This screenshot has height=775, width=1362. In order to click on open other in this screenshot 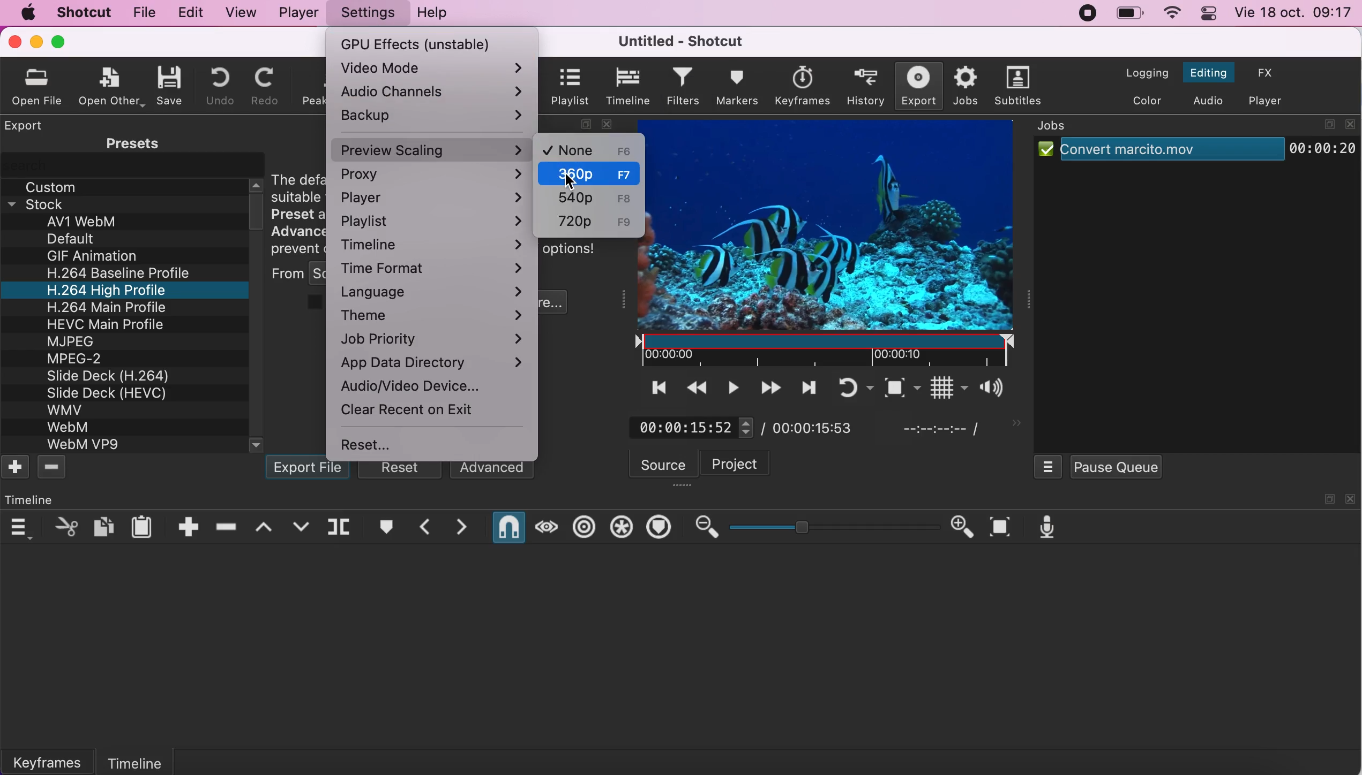, I will do `click(113, 85)`.